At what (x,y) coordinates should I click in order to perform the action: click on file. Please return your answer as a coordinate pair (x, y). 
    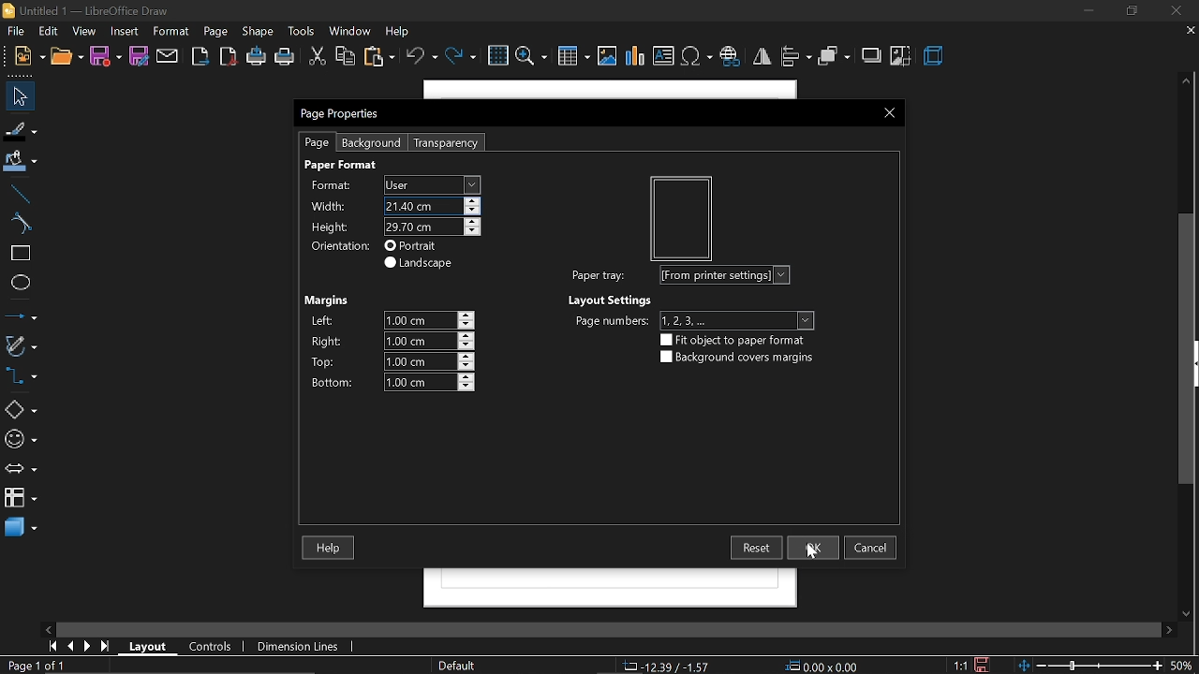
    Looking at the image, I should click on (29, 57).